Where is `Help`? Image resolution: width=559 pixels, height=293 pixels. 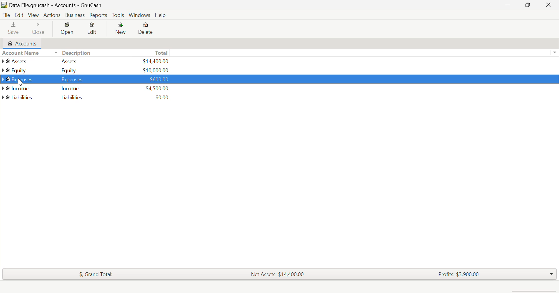
Help is located at coordinates (161, 15).